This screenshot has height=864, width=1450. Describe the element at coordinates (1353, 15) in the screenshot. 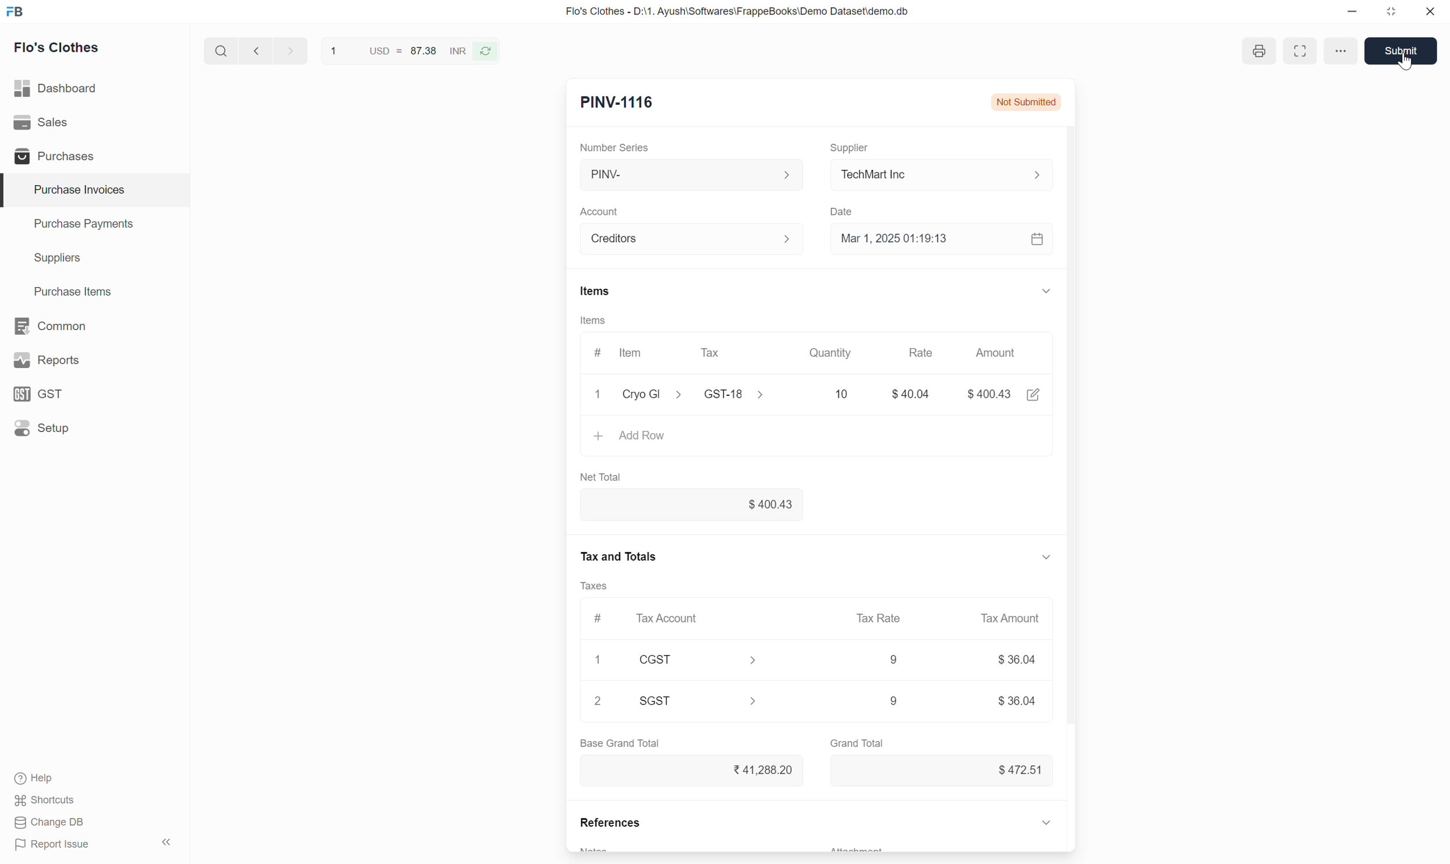

I see `minimize` at that location.